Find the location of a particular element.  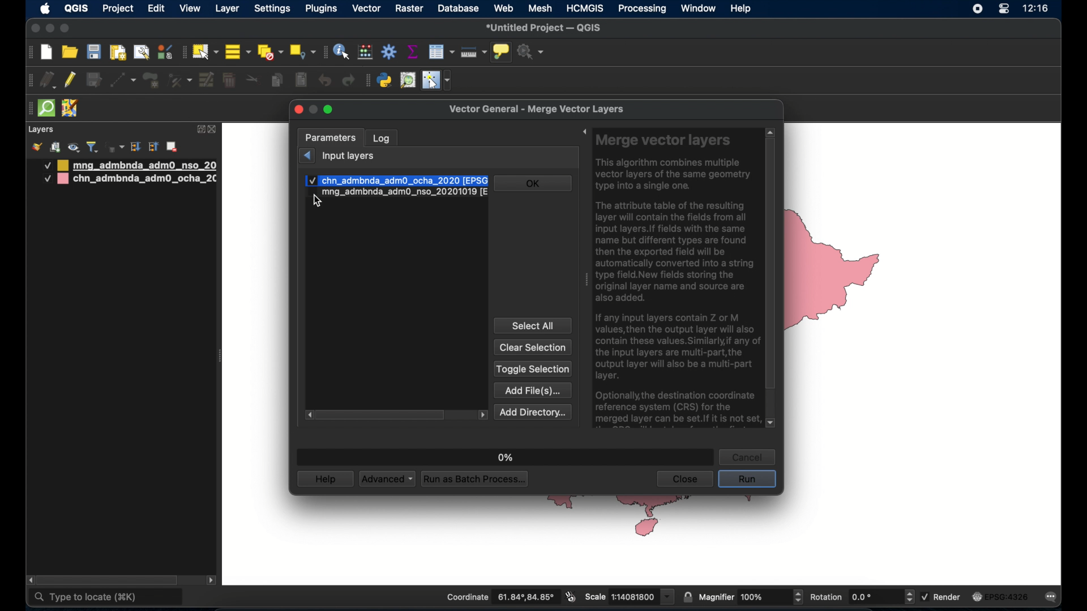

drag handle is located at coordinates (584, 282).